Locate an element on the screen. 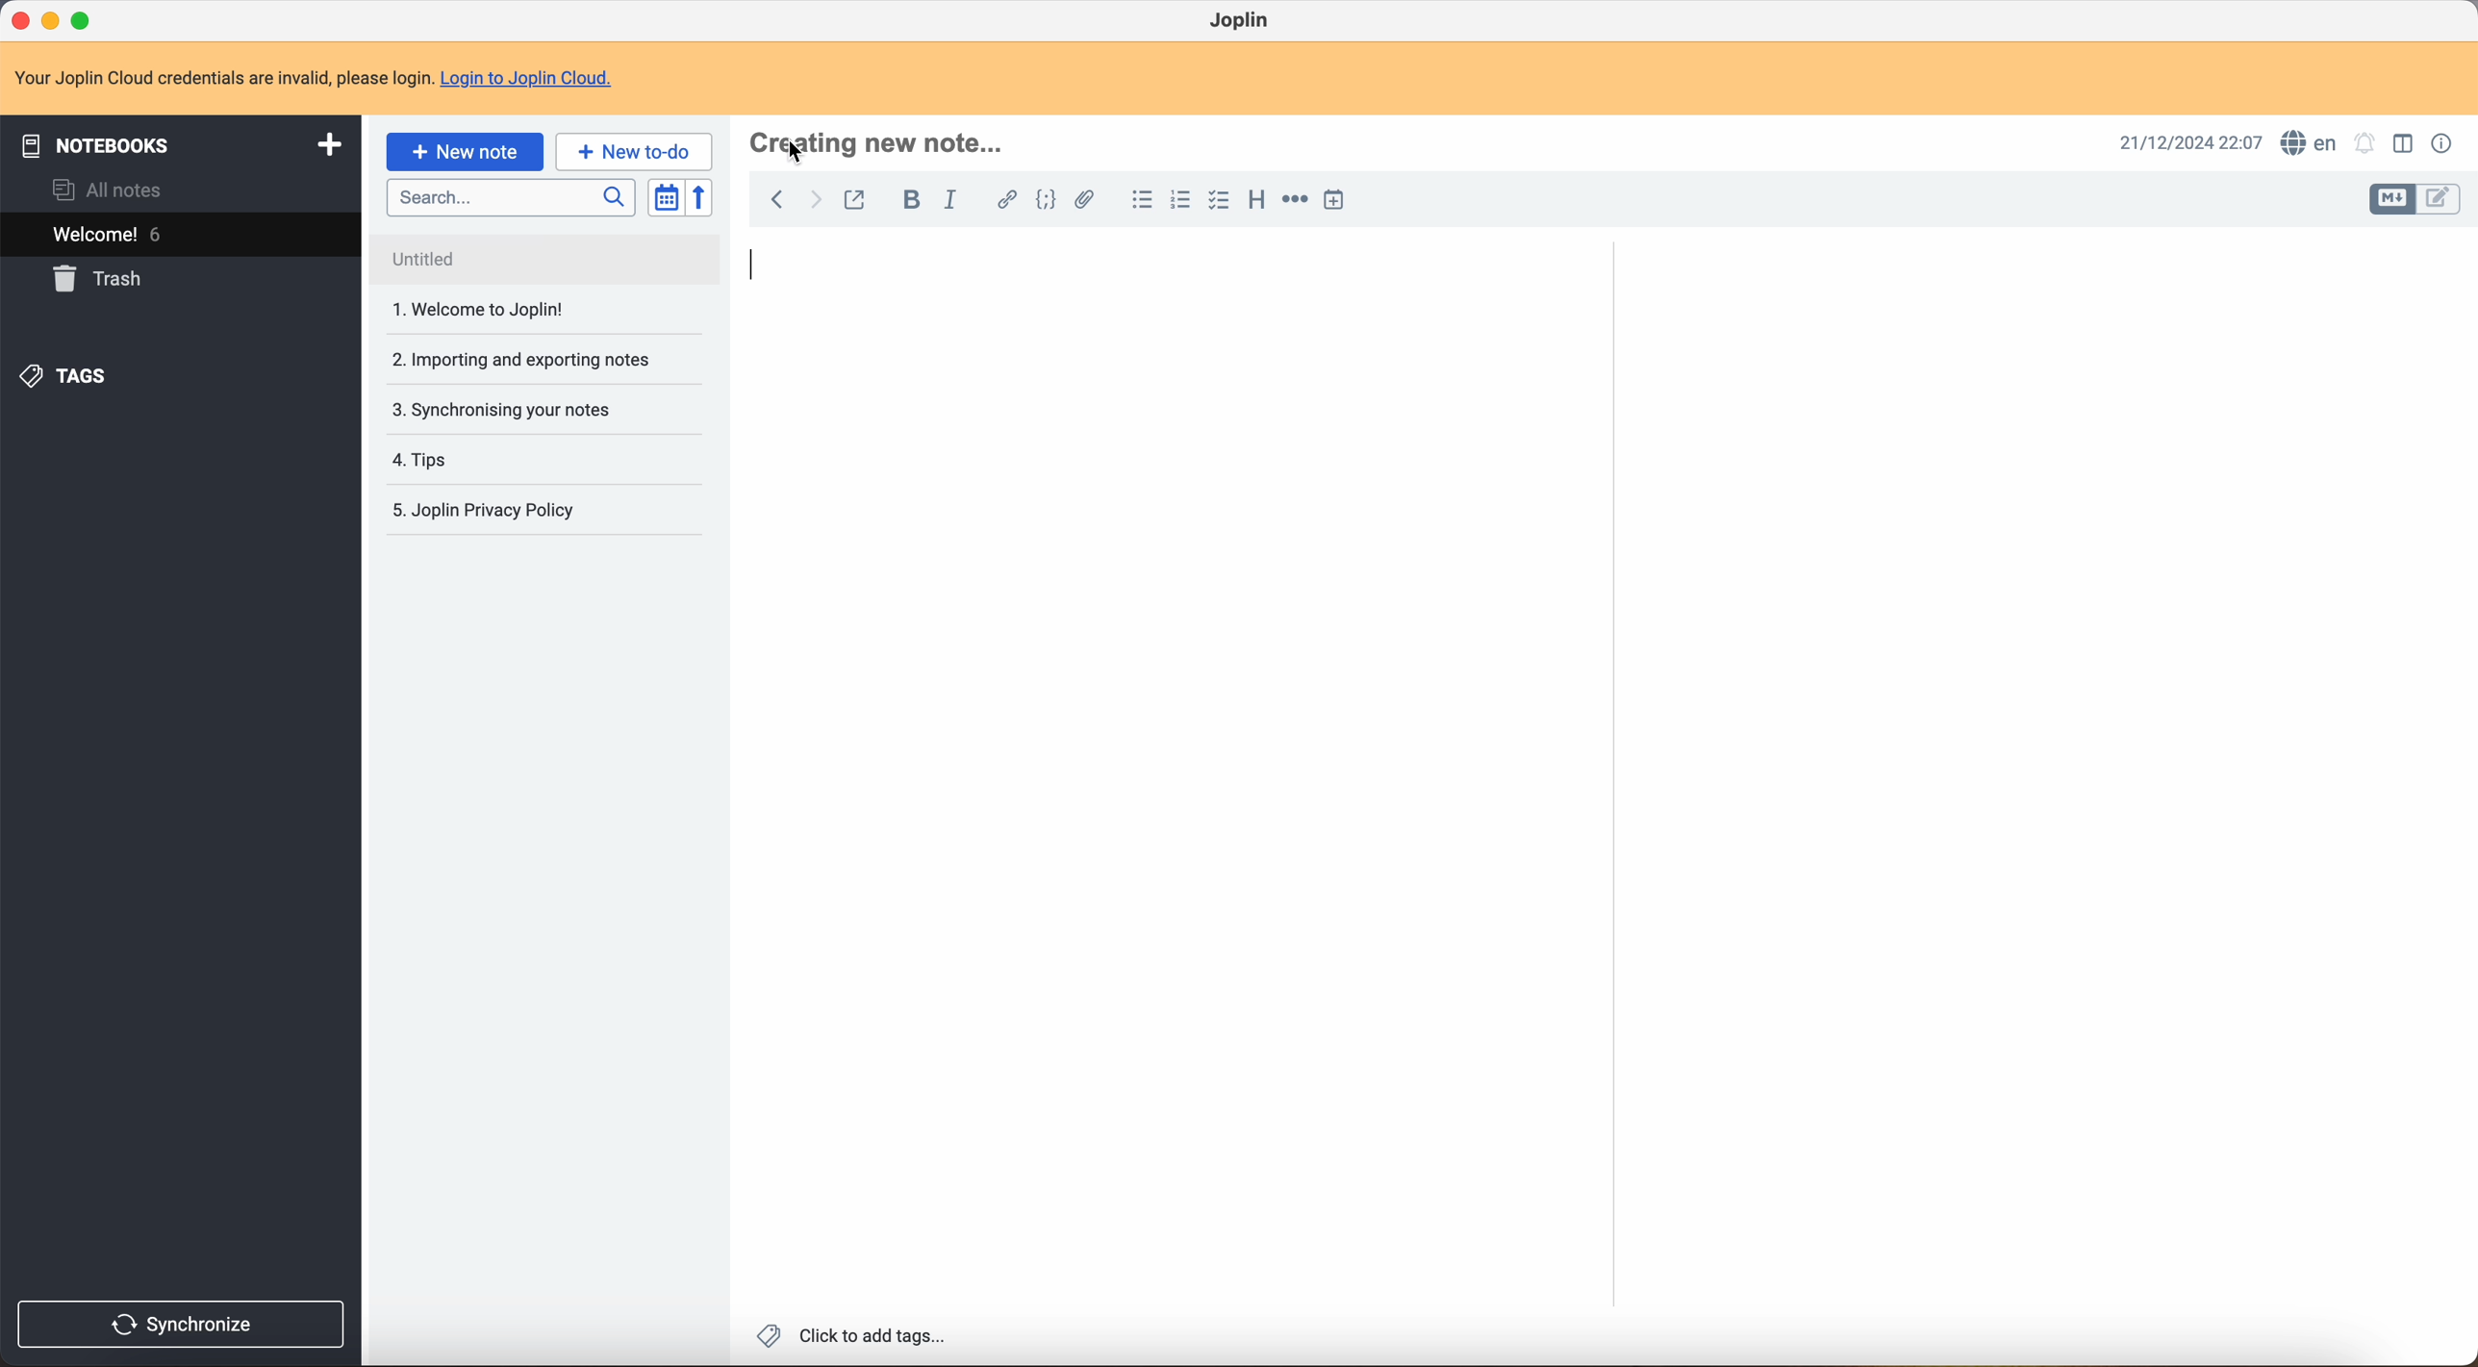  search bar is located at coordinates (513, 199).